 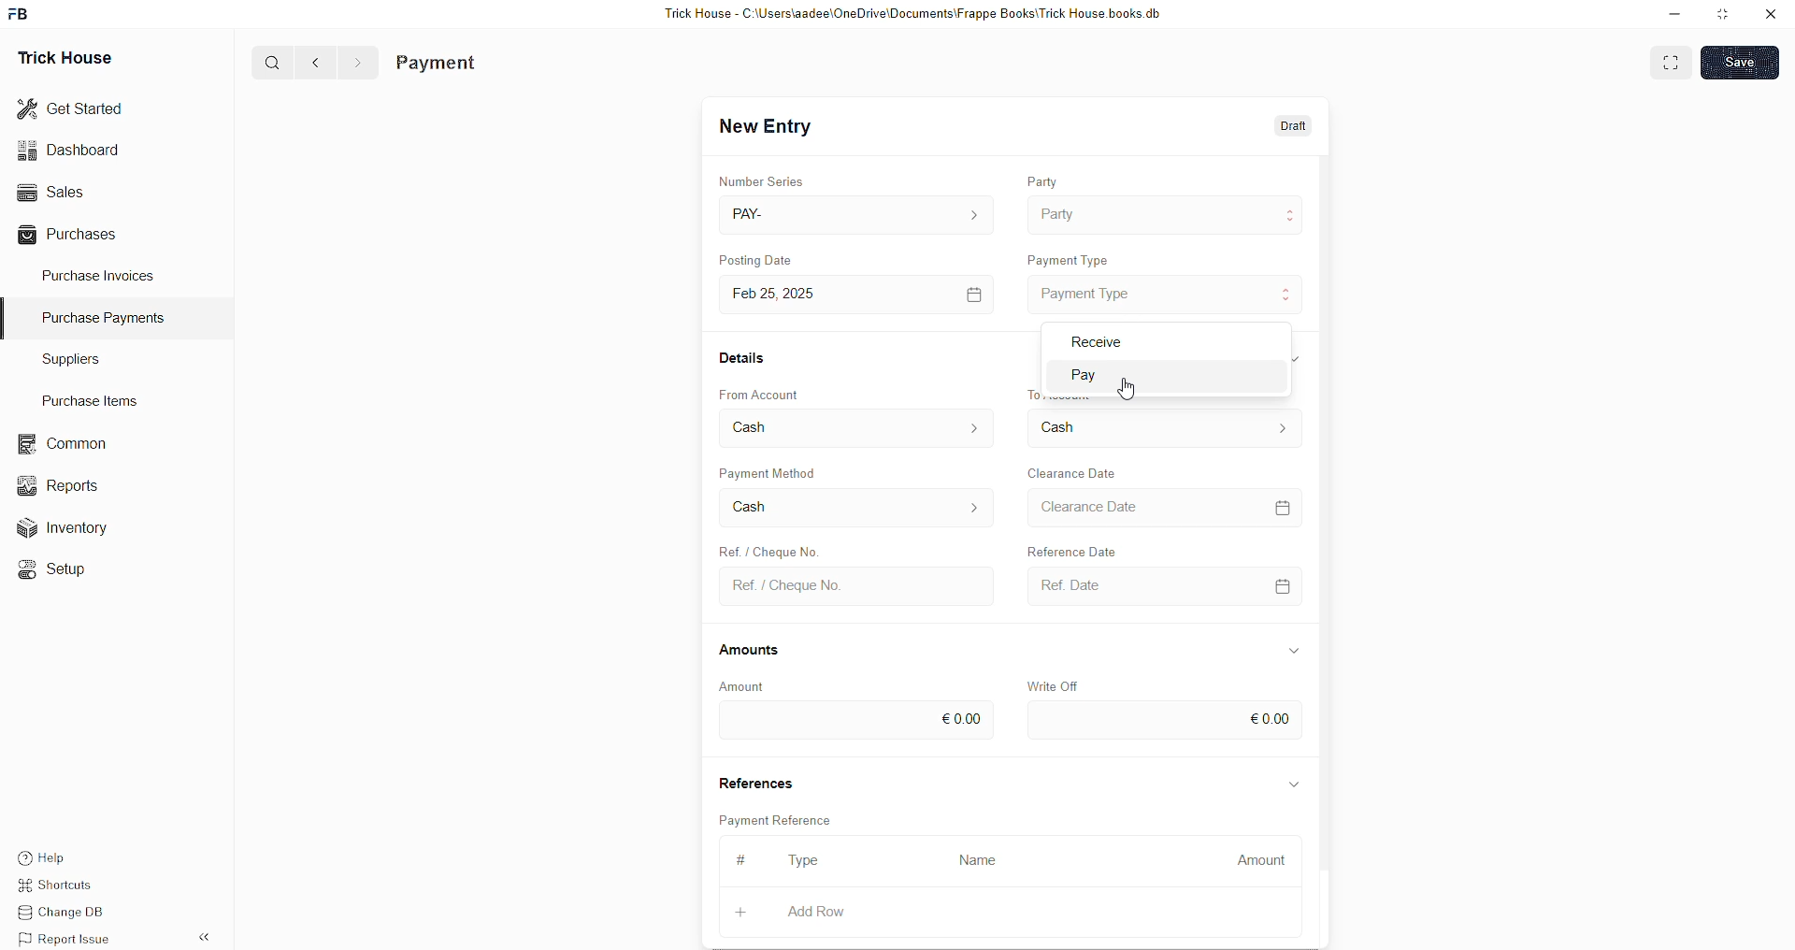 What do you see at coordinates (778, 471) in the screenshot?
I see `Payment Method` at bounding box center [778, 471].